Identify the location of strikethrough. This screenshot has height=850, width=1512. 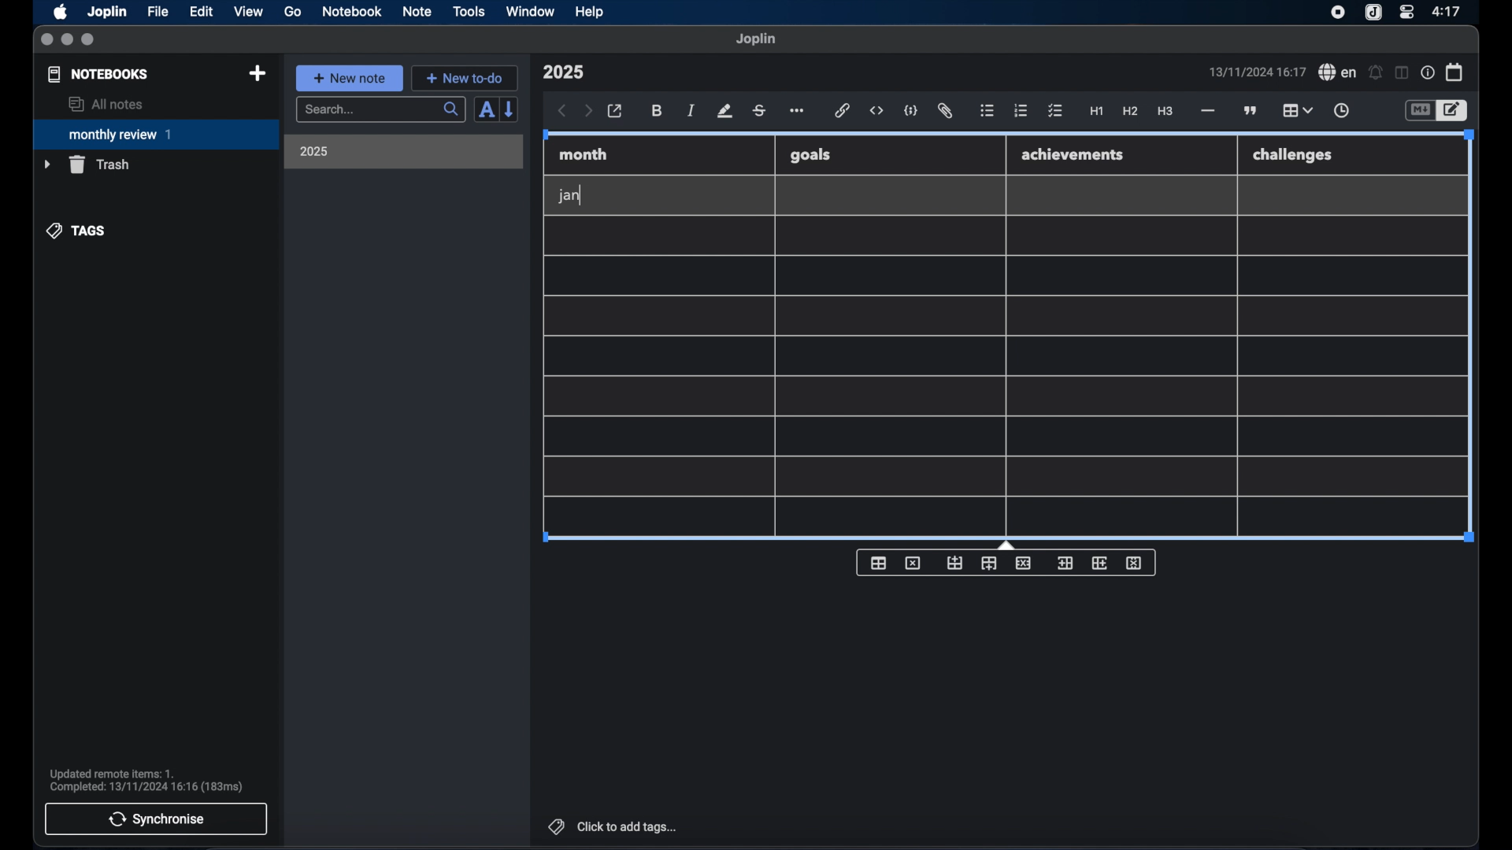
(758, 111).